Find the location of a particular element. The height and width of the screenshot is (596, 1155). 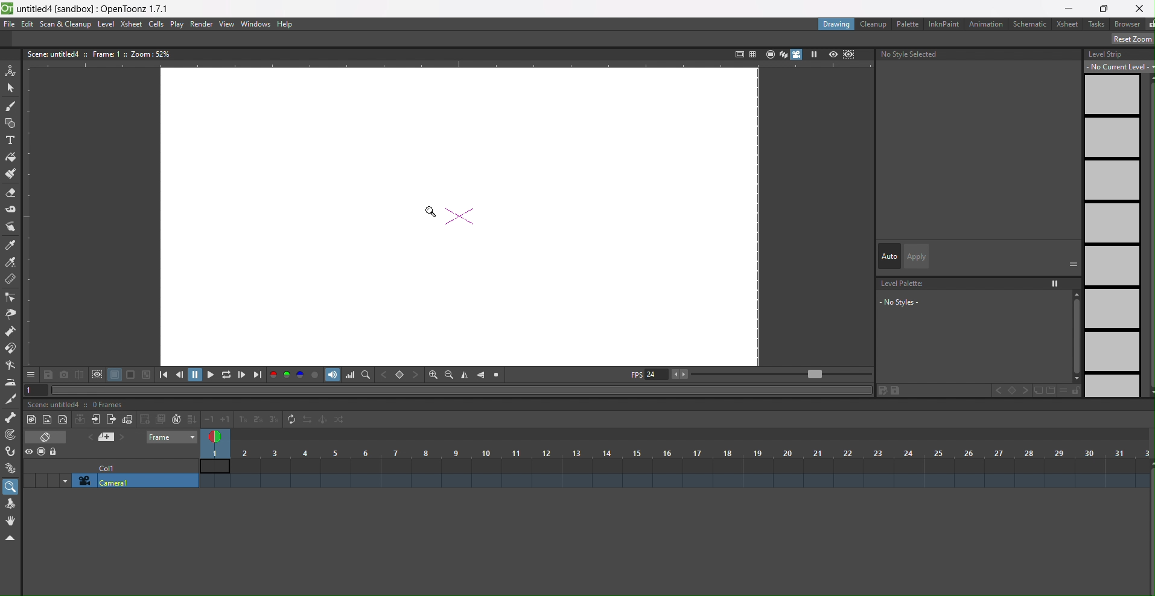

new toonz level is located at coordinates (63, 420).